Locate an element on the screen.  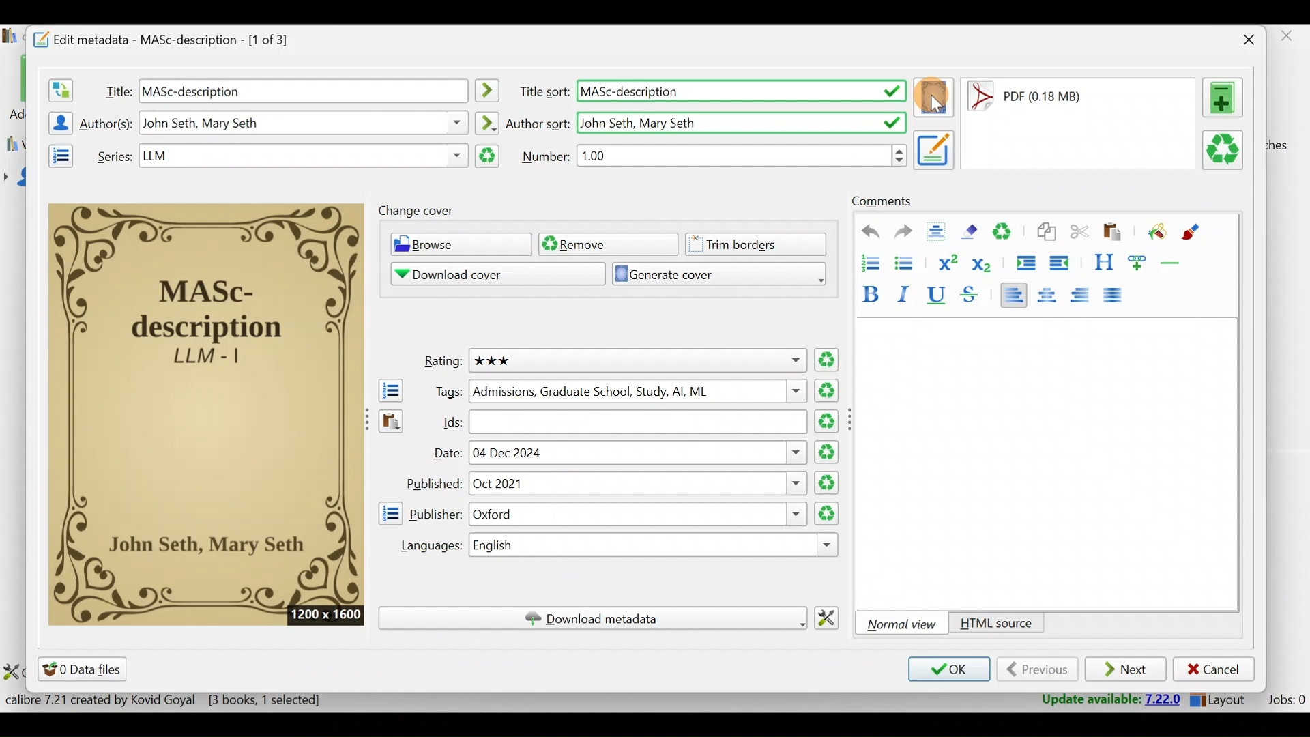
Series is located at coordinates (111, 155).